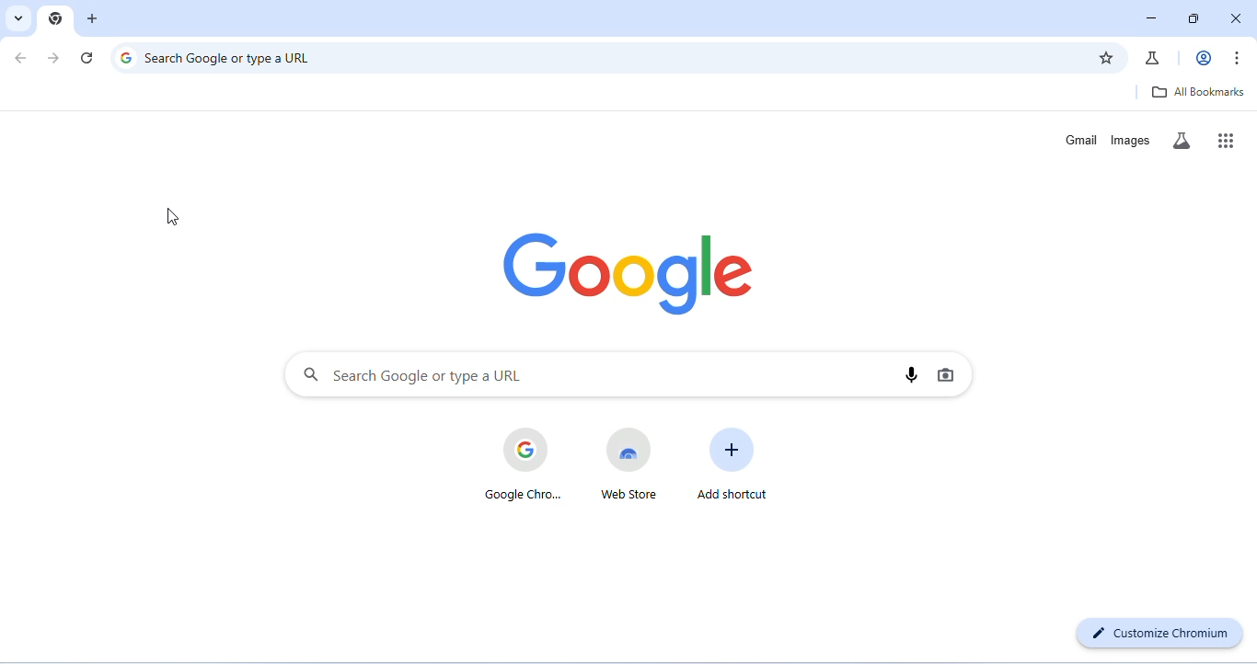  Describe the element at coordinates (1080, 139) in the screenshot. I see `gmail` at that location.